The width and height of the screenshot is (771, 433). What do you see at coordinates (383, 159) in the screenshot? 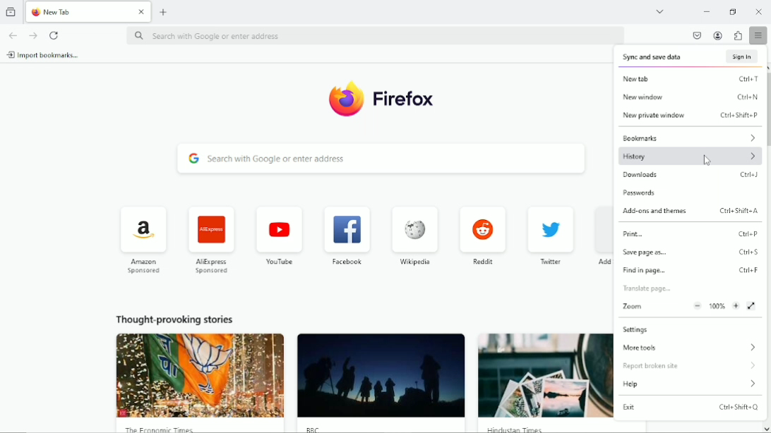
I see `Search with google or enter address` at bounding box center [383, 159].